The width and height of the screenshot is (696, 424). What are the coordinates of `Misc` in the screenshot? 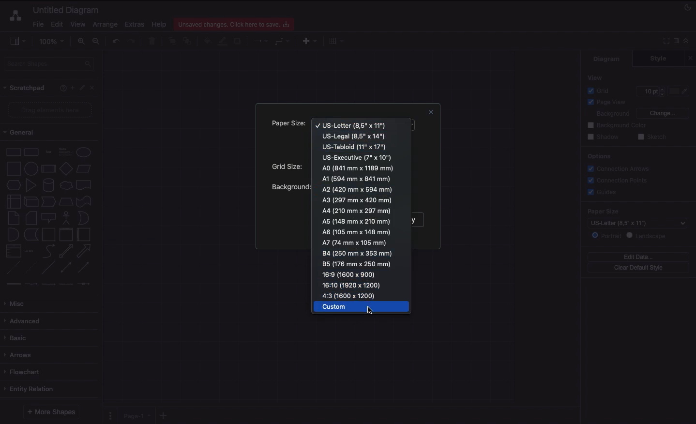 It's located at (17, 303).